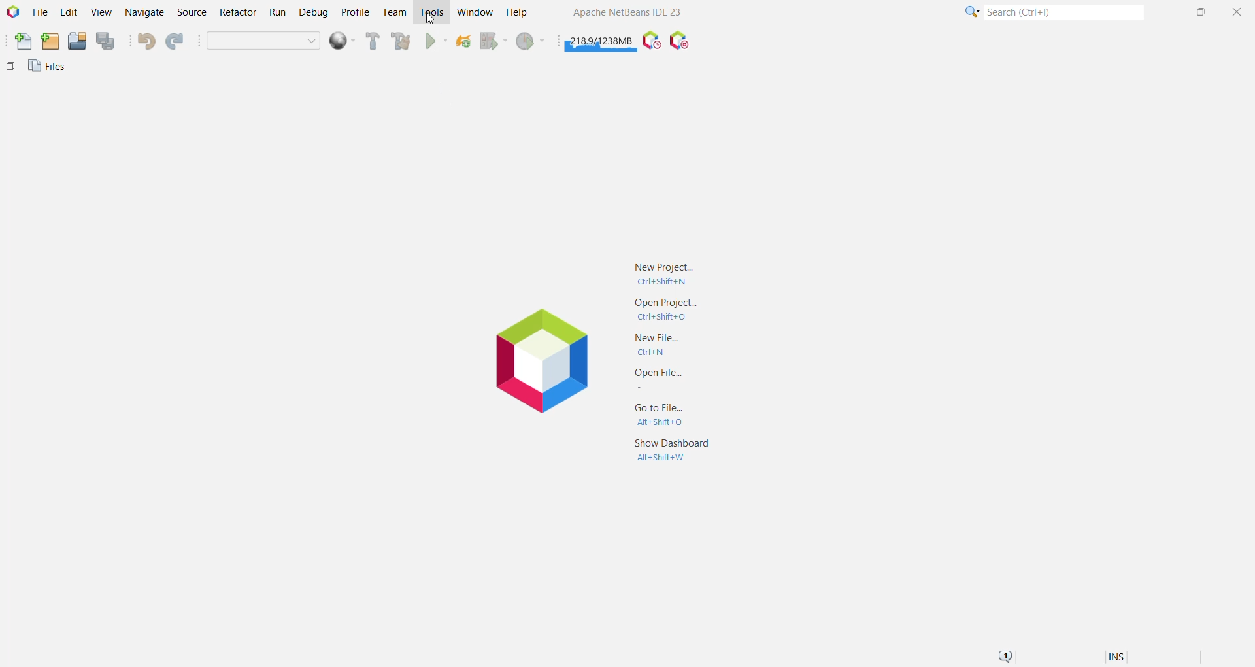  What do you see at coordinates (1063, 11) in the screenshot?
I see `Search` at bounding box center [1063, 11].